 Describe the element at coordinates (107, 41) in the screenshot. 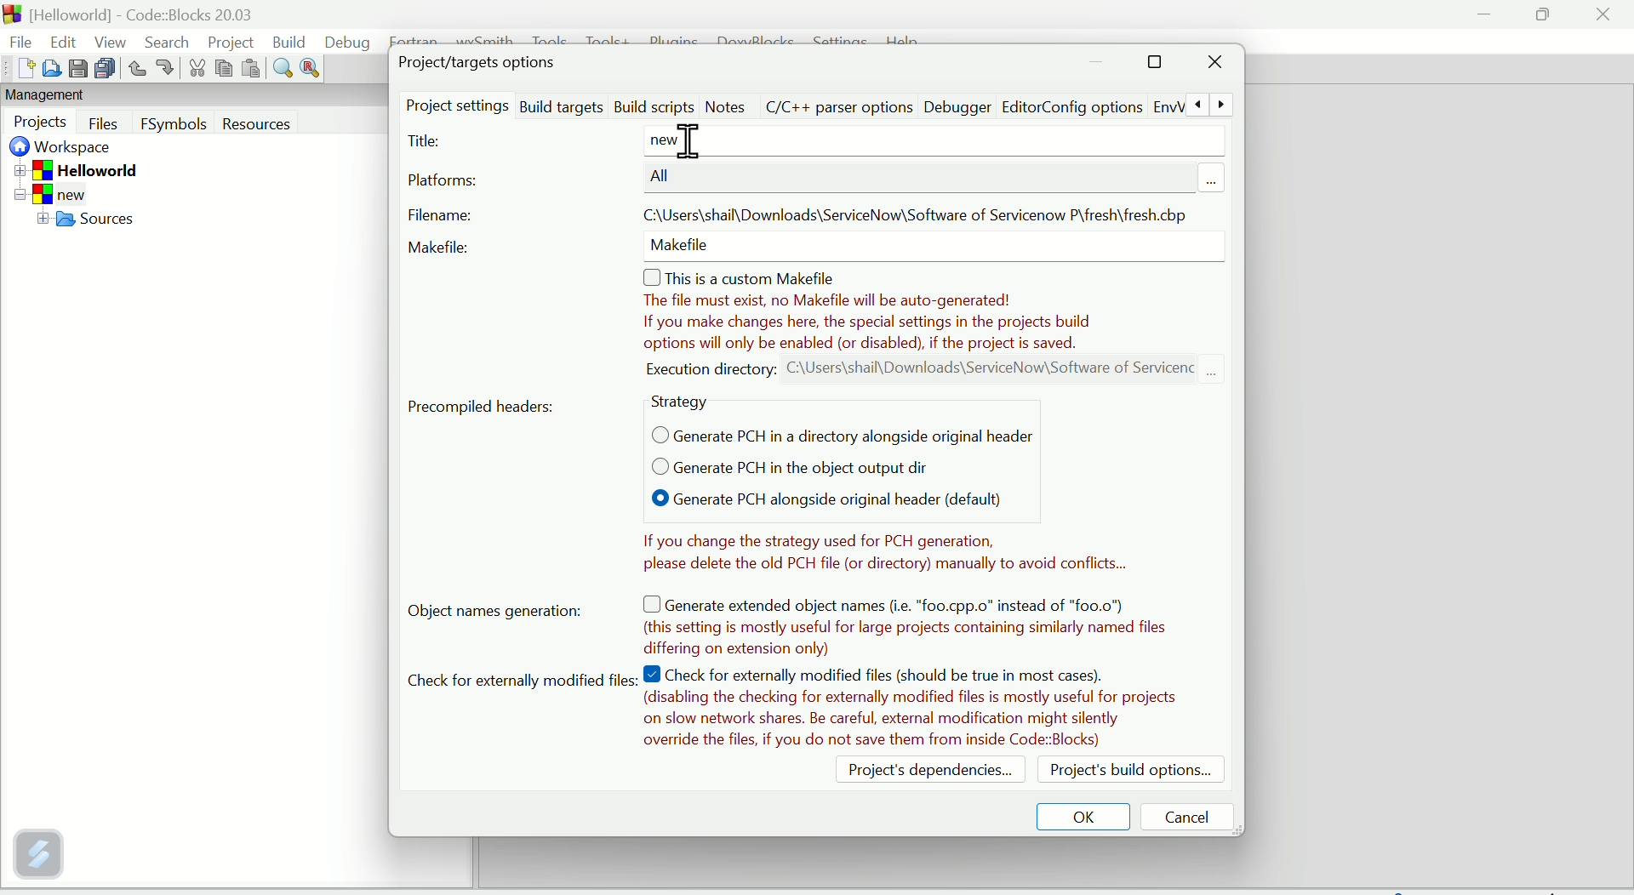

I see `View` at that location.